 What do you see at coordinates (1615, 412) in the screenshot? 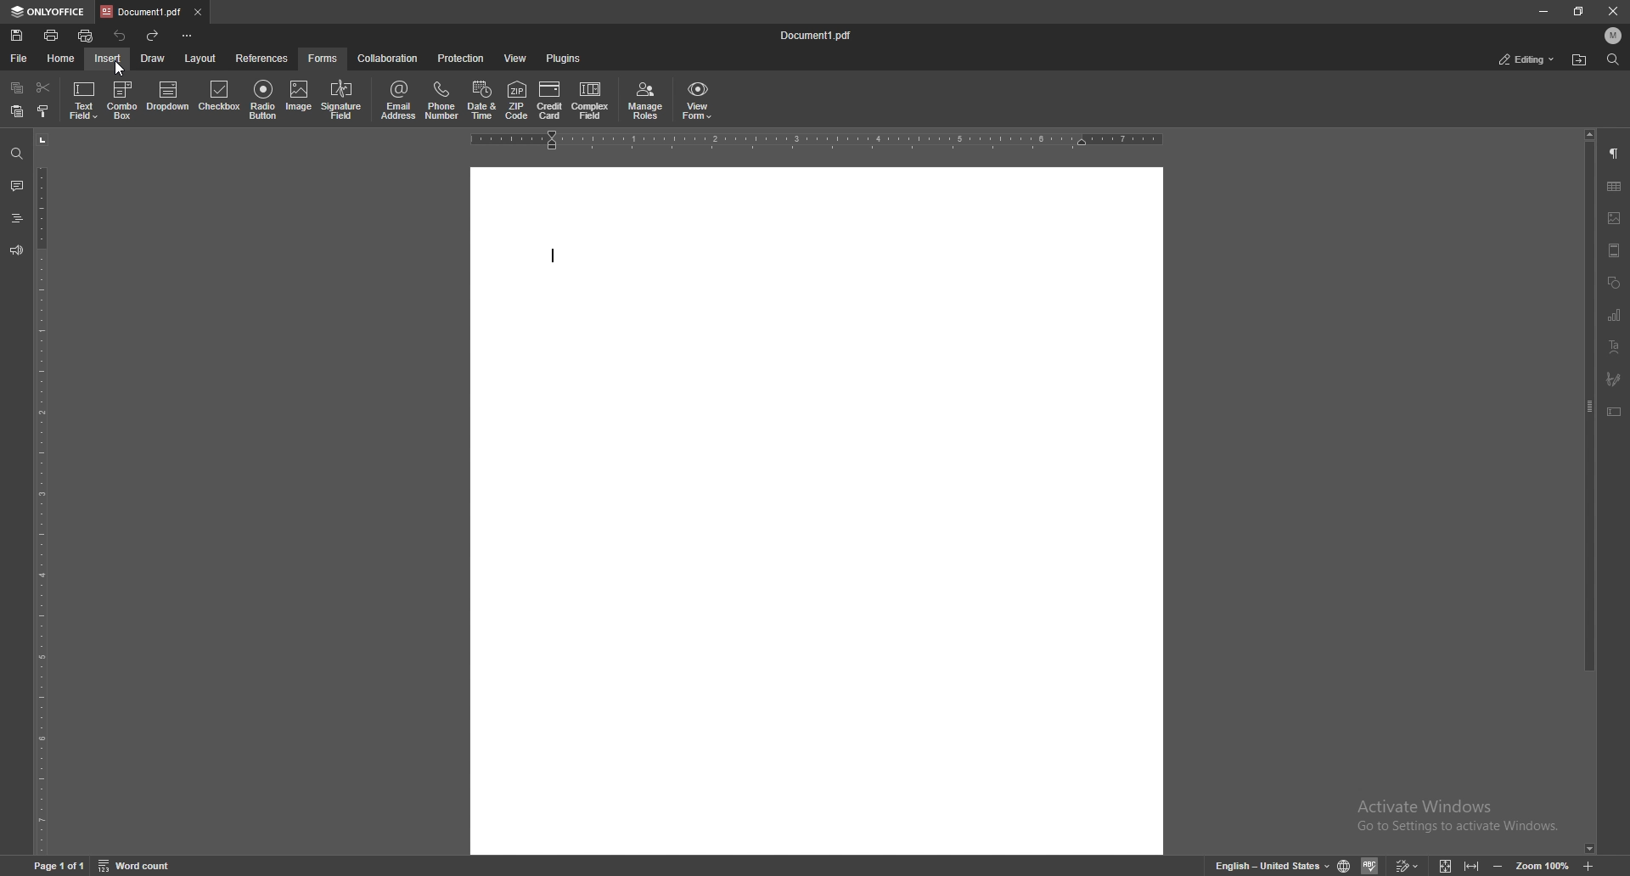
I see `text box` at bounding box center [1615, 412].